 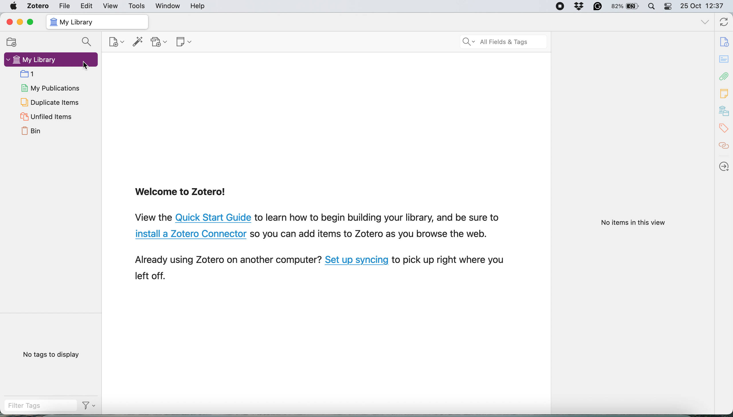 I want to click on new item, so click(x=116, y=42).